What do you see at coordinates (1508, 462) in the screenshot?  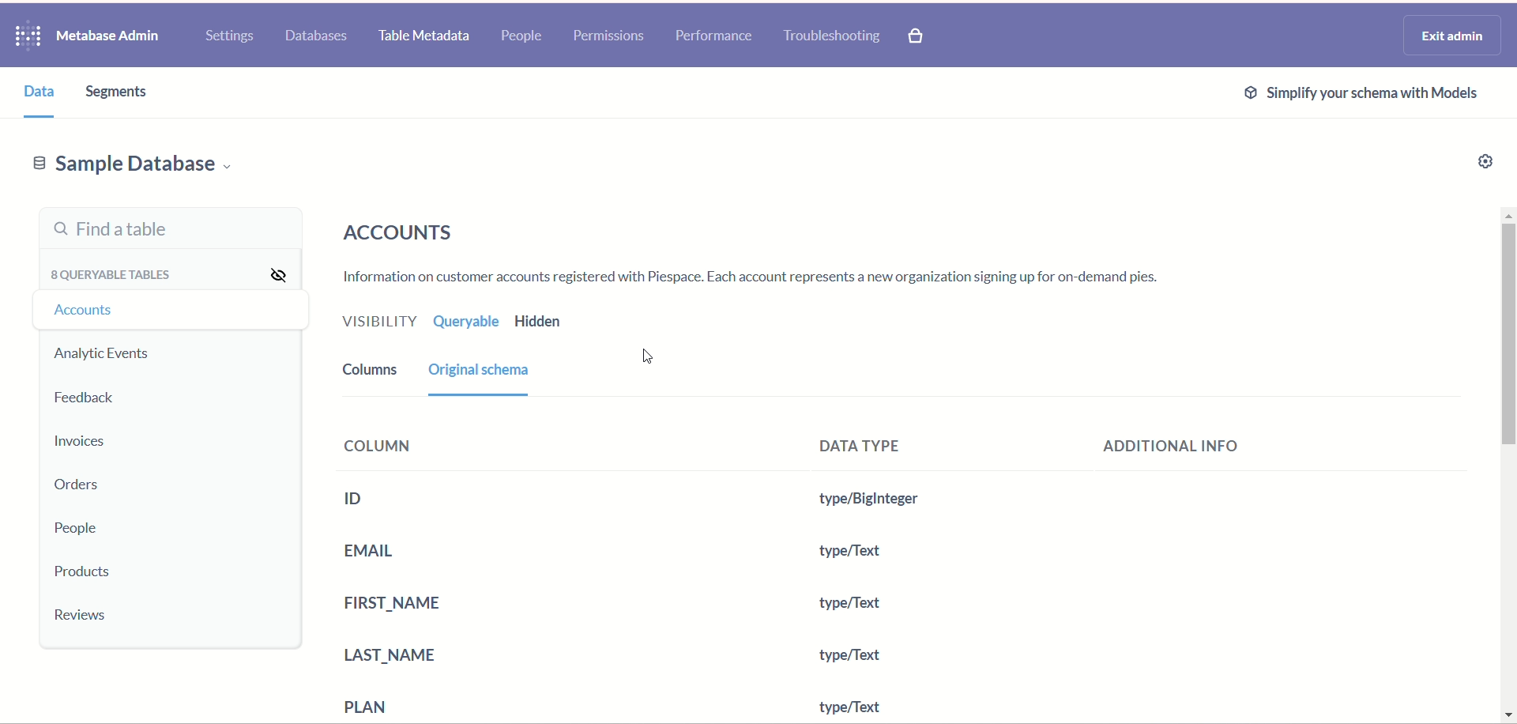 I see `vertical scroll bar` at bounding box center [1508, 462].